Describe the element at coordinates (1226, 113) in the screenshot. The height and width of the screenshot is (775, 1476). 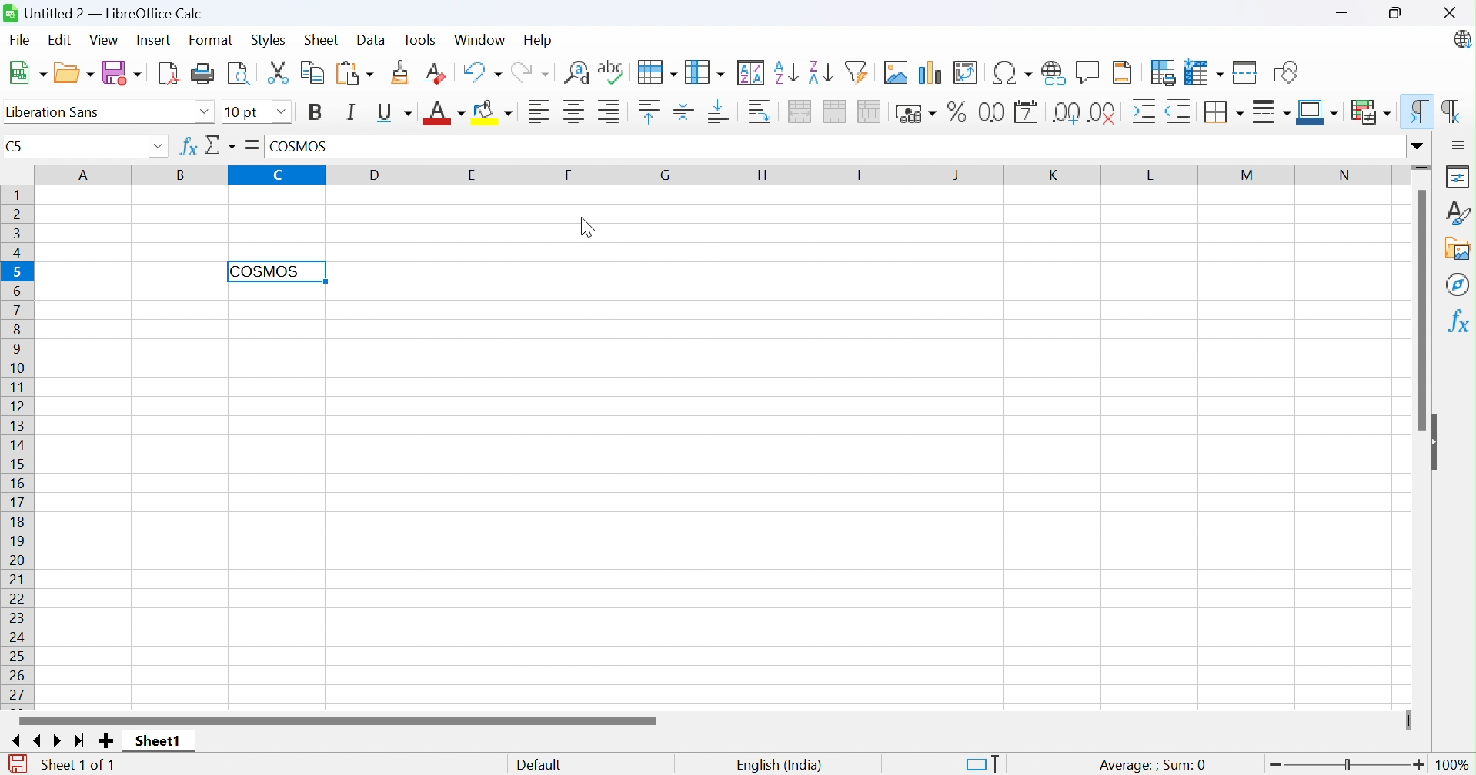
I see `Borders` at that location.